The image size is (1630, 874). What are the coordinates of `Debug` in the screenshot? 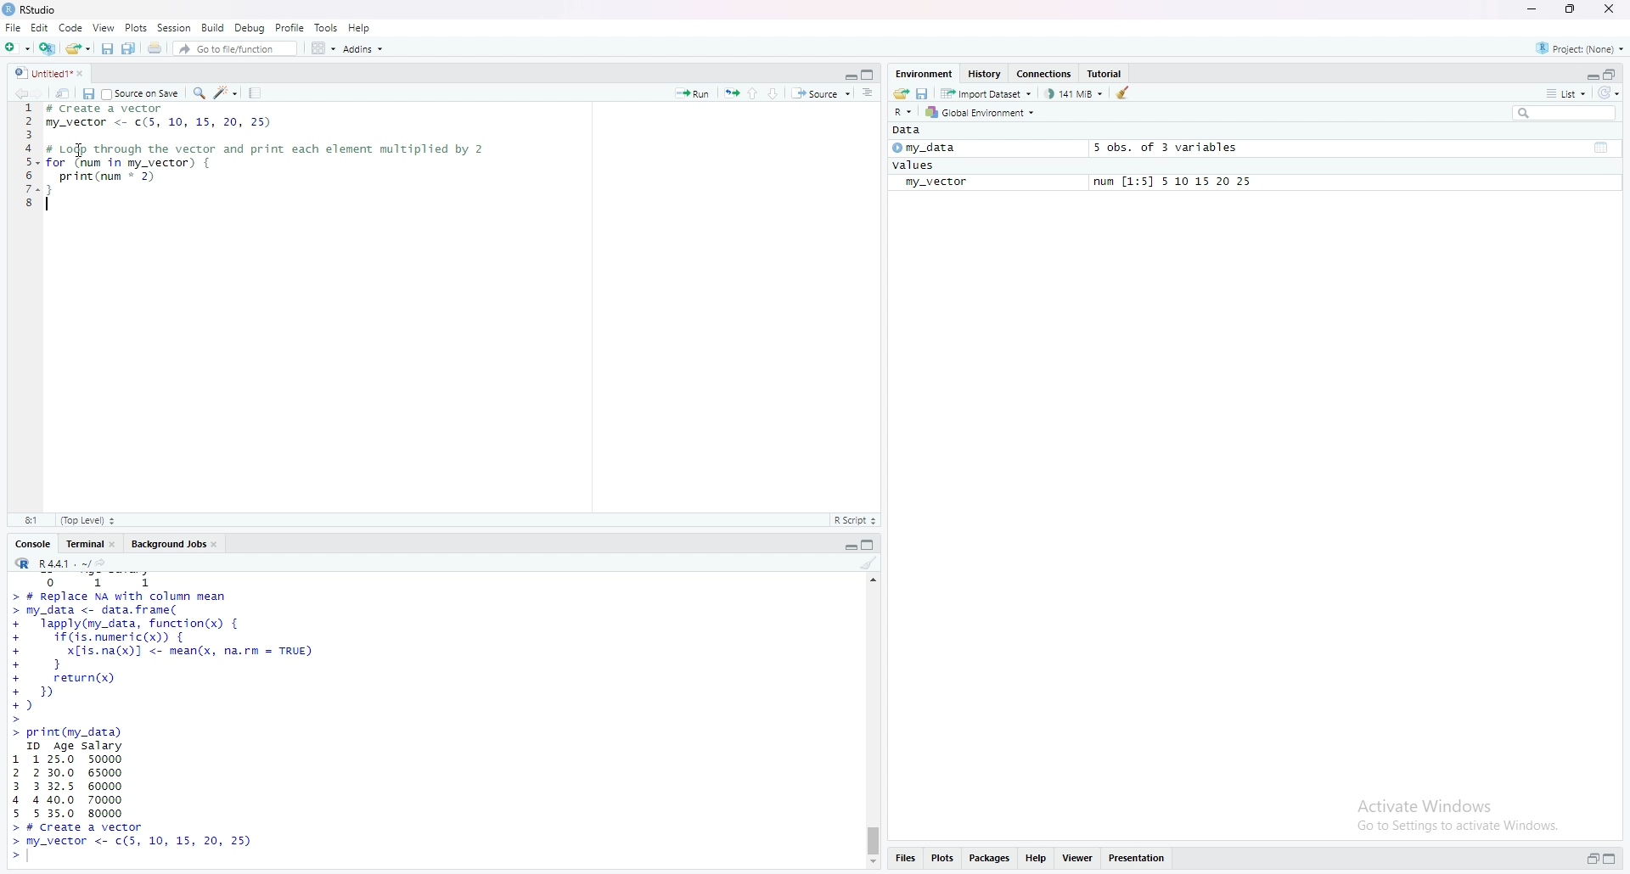 It's located at (251, 28).